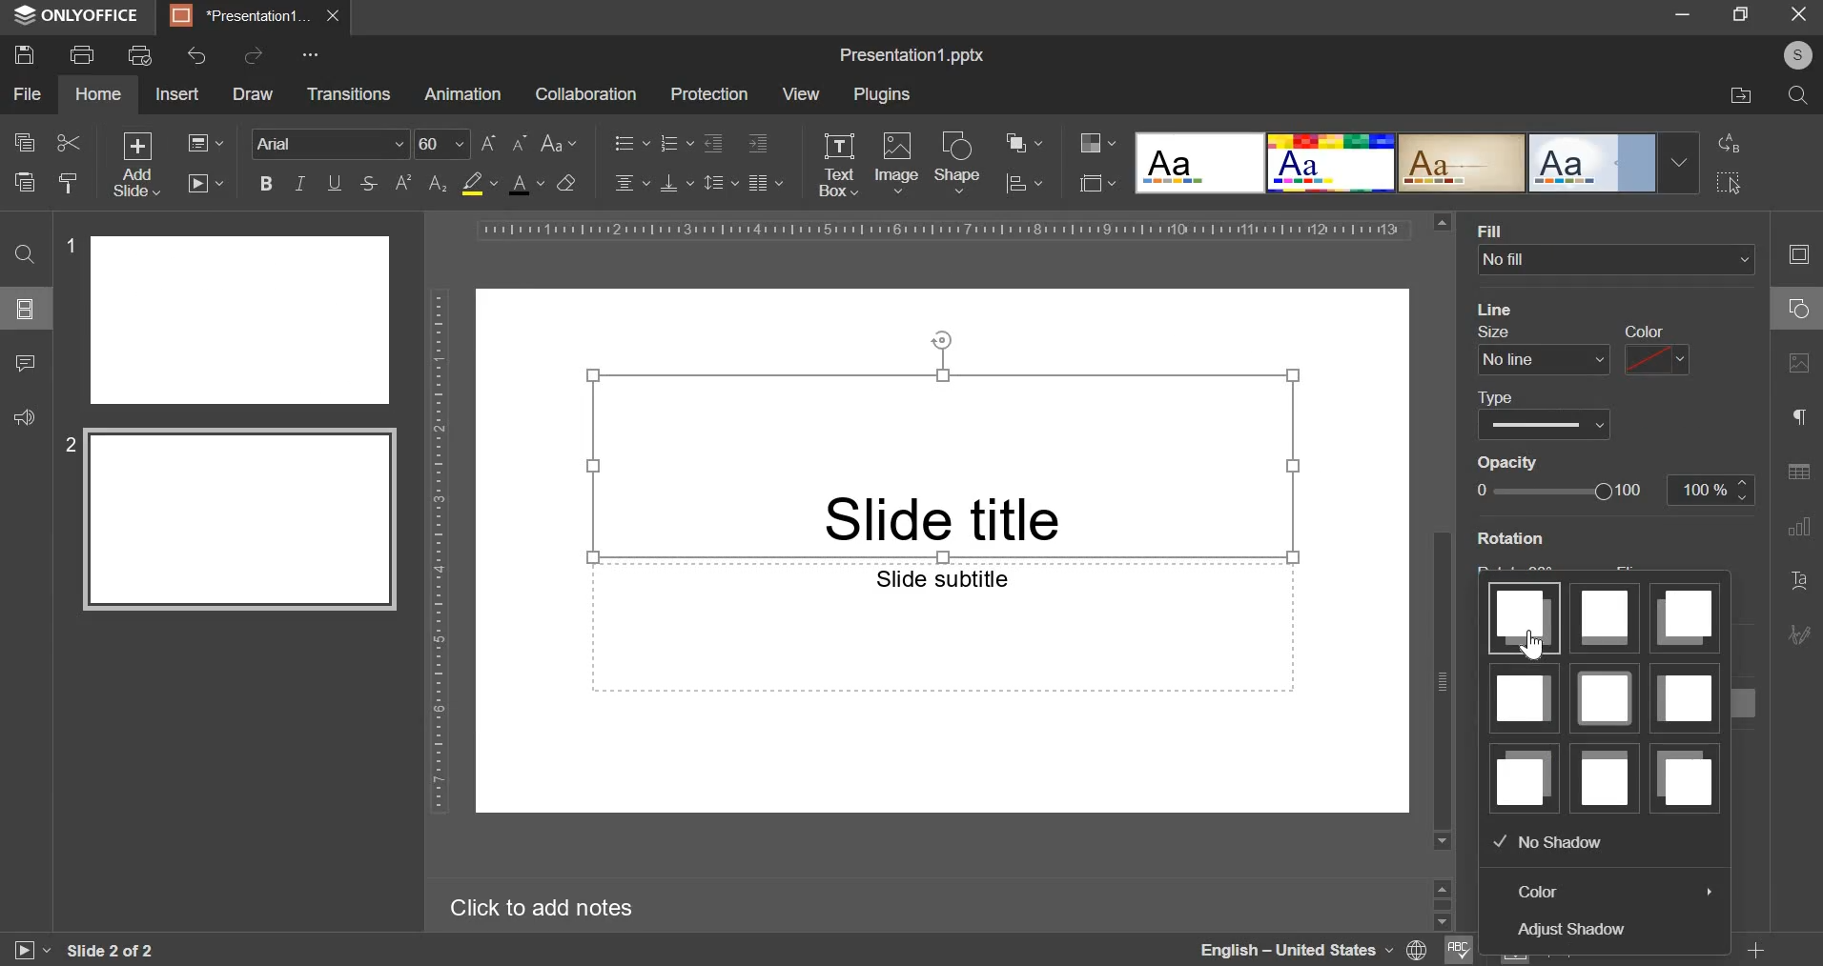  I want to click on check spell, so click(1456, 950).